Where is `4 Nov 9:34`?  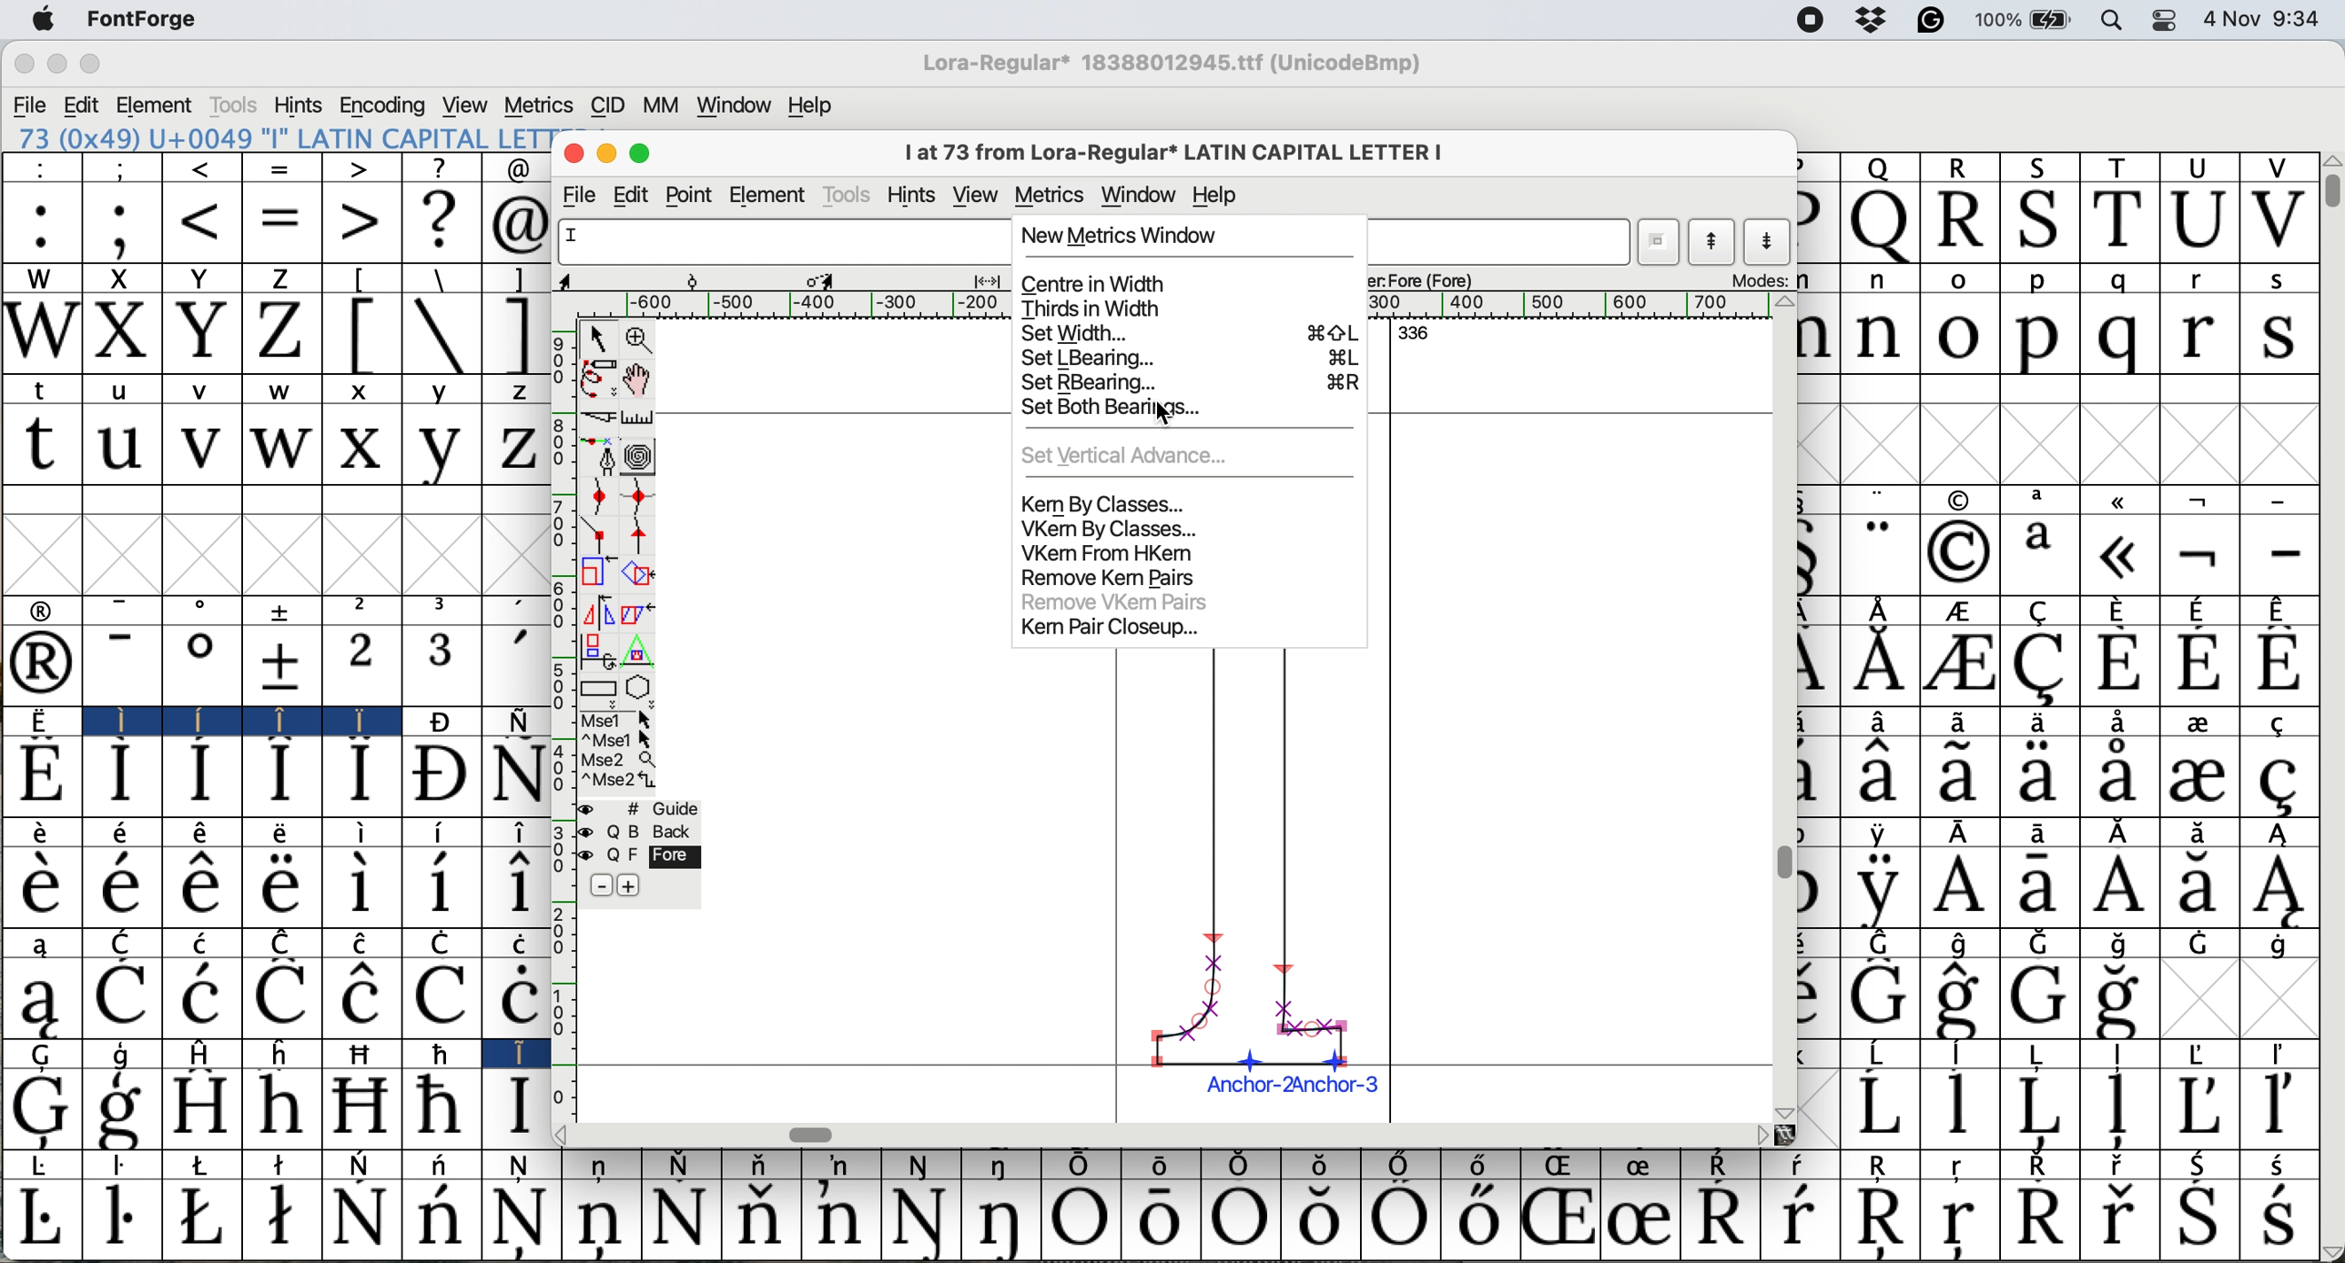 4 Nov 9:34 is located at coordinates (2266, 19).